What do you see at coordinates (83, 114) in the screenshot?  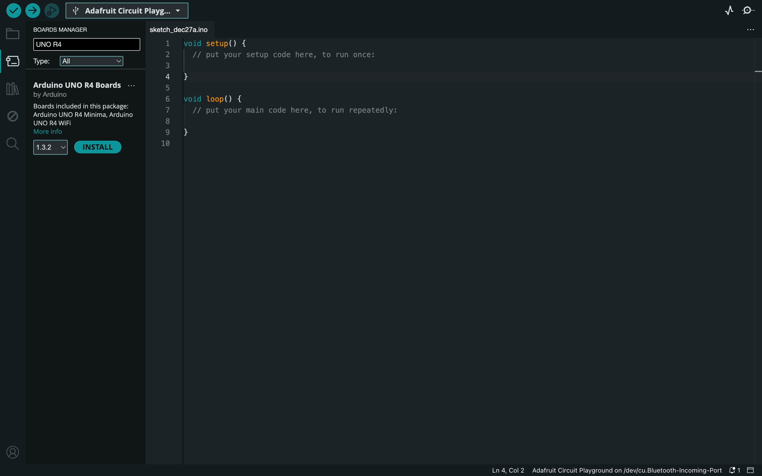 I see `description` at bounding box center [83, 114].